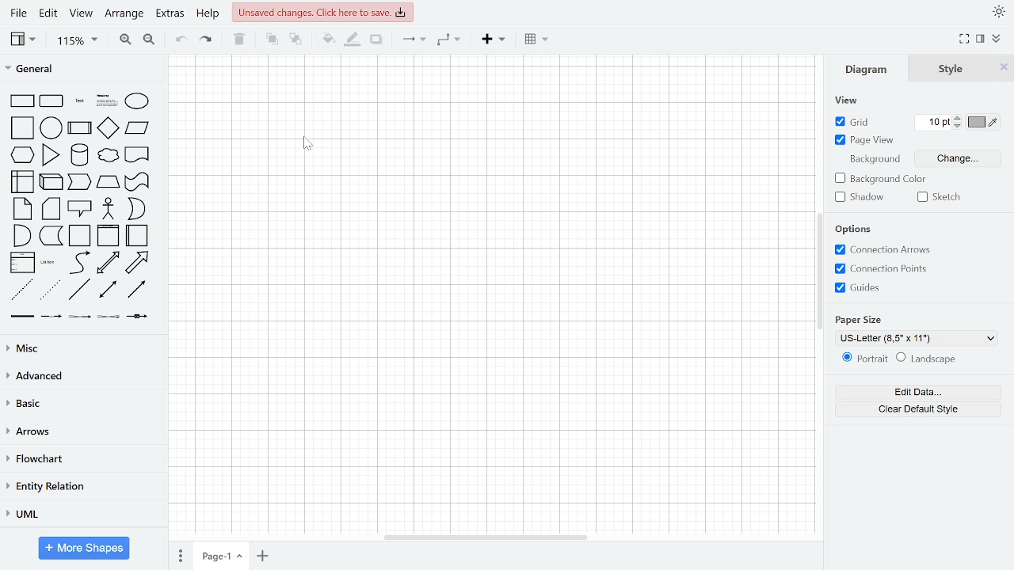 This screenshot has height=570, width=1014. What do you see at coordinates (24, 40) in the screenshot?
I see `view` at bounding box center [24, 40].